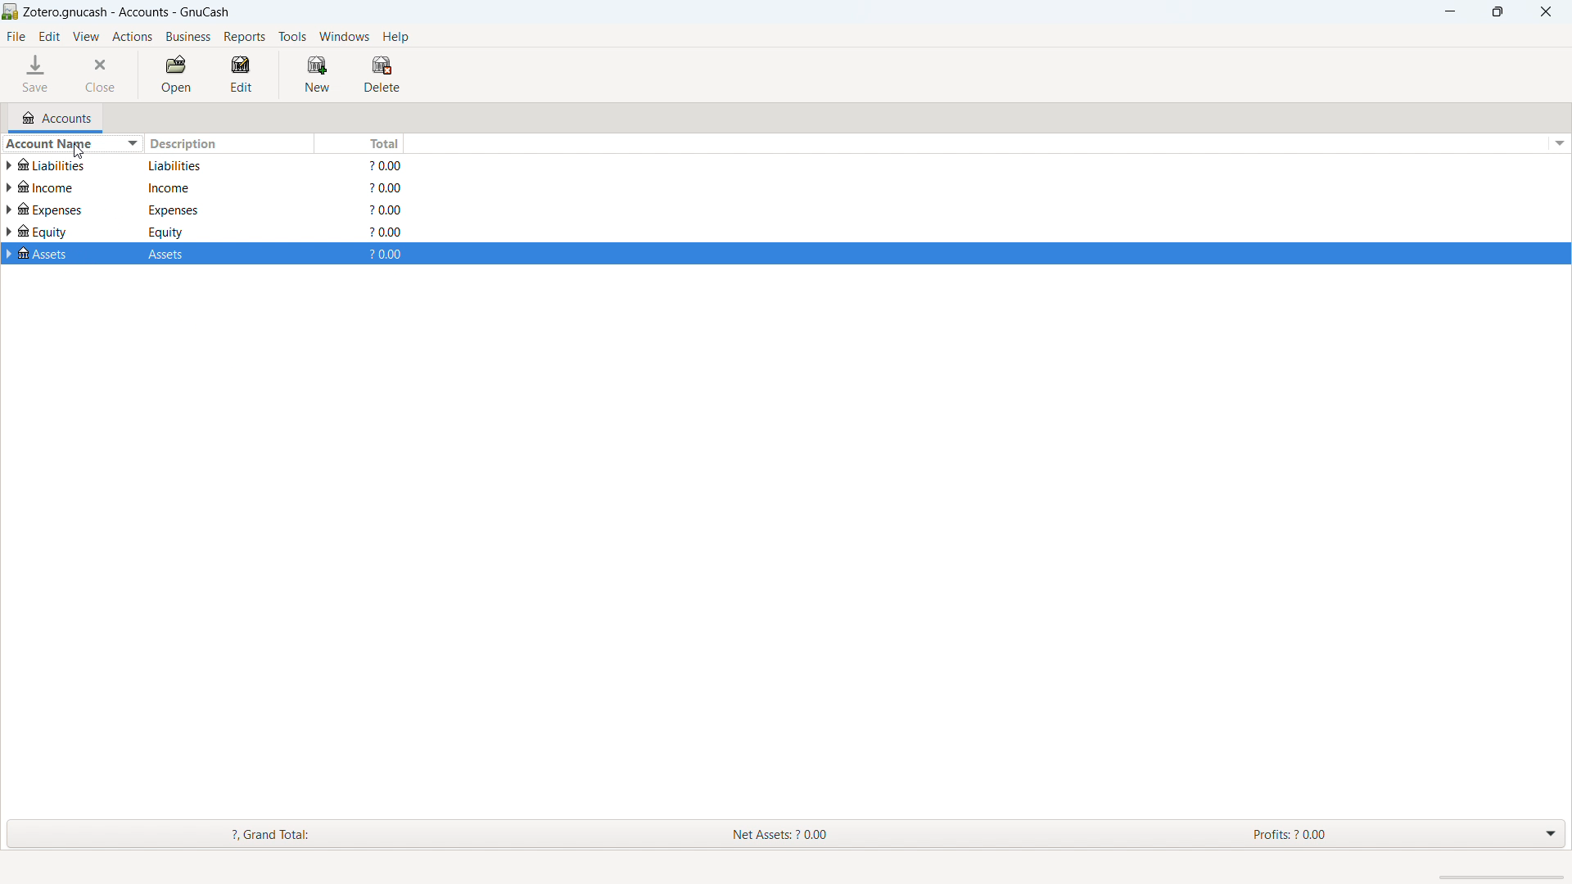  Describe the element at coordinates (223, 211) in the screenshot. I see `account details of expenses` at that location.